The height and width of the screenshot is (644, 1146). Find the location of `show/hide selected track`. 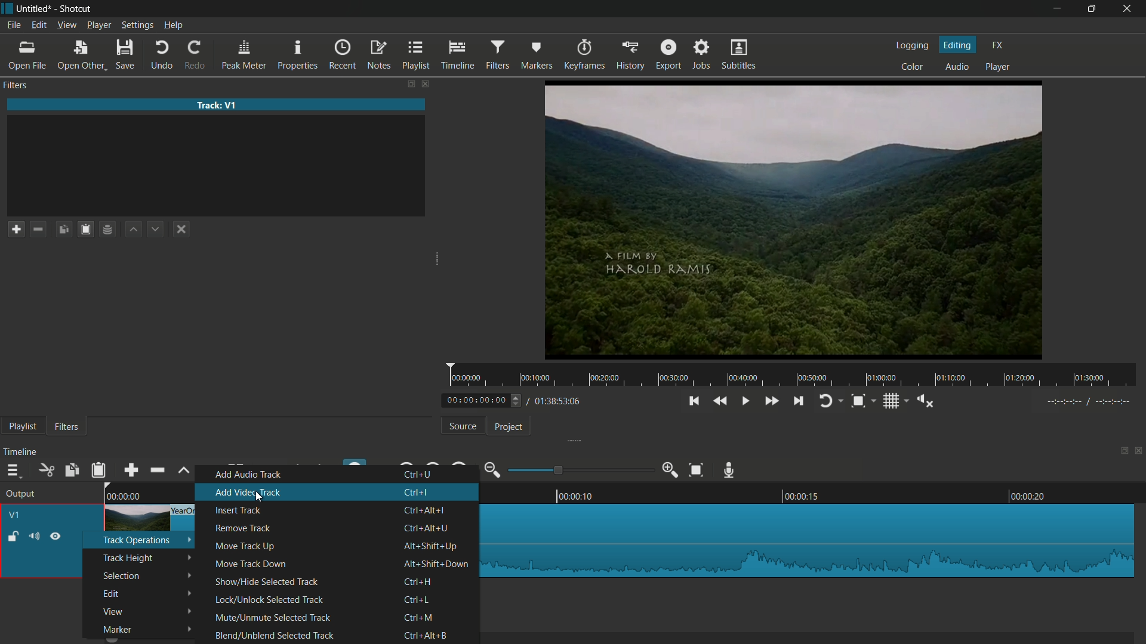

show/hide selected track is located at coordinates (264, 583).